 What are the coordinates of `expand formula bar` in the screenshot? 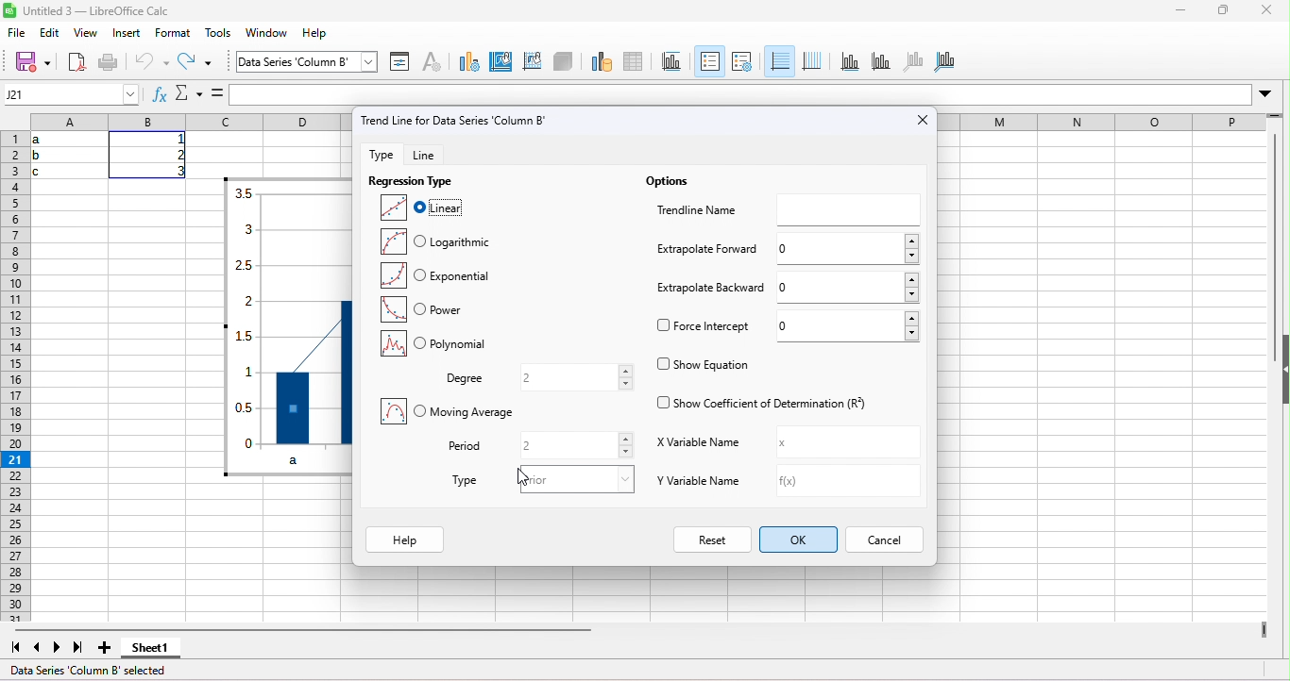 It's located at (1271, 92).